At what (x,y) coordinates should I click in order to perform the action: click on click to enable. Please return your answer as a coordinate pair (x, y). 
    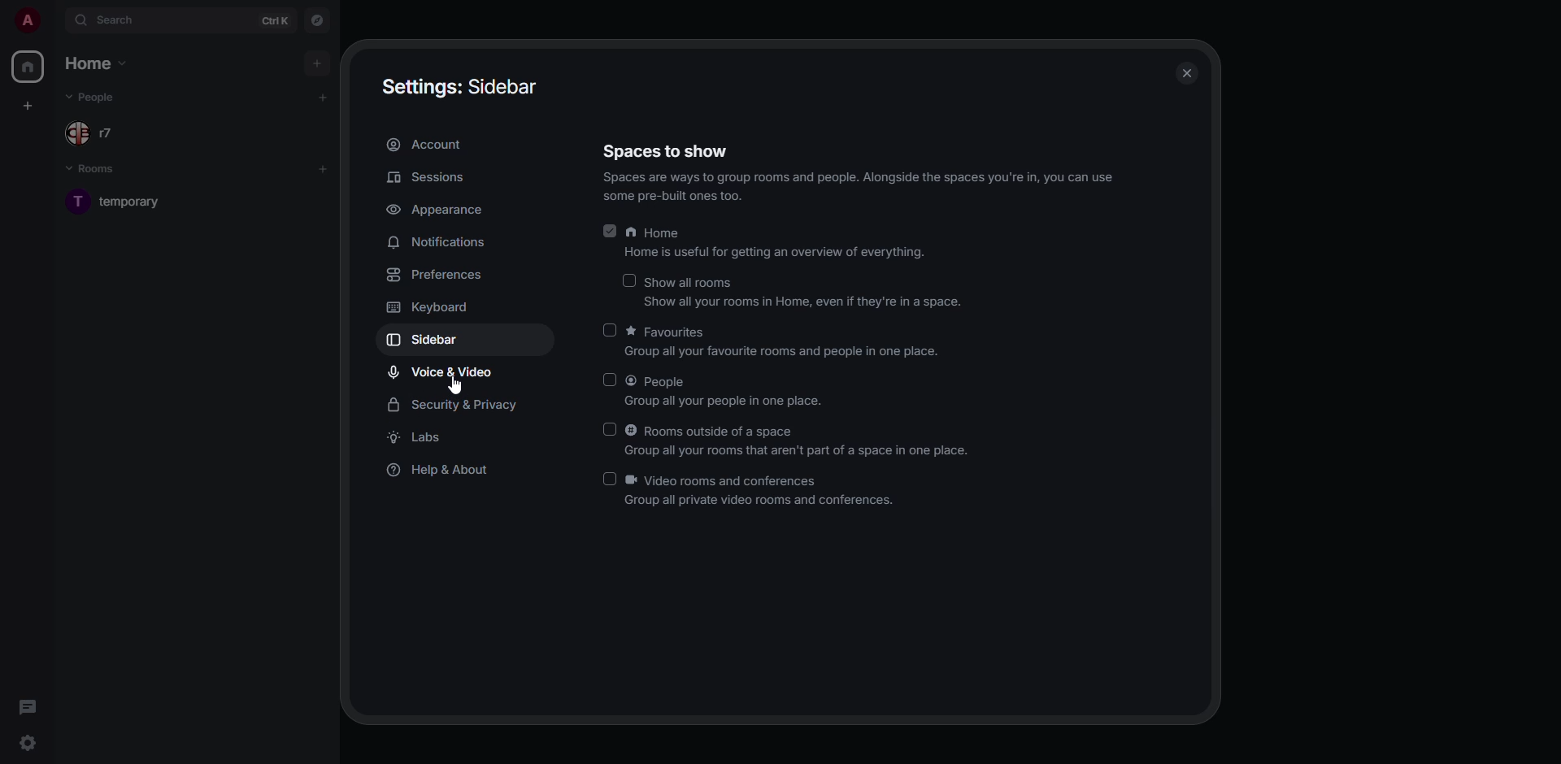
    Looking at the image, I should click on (610, 330).